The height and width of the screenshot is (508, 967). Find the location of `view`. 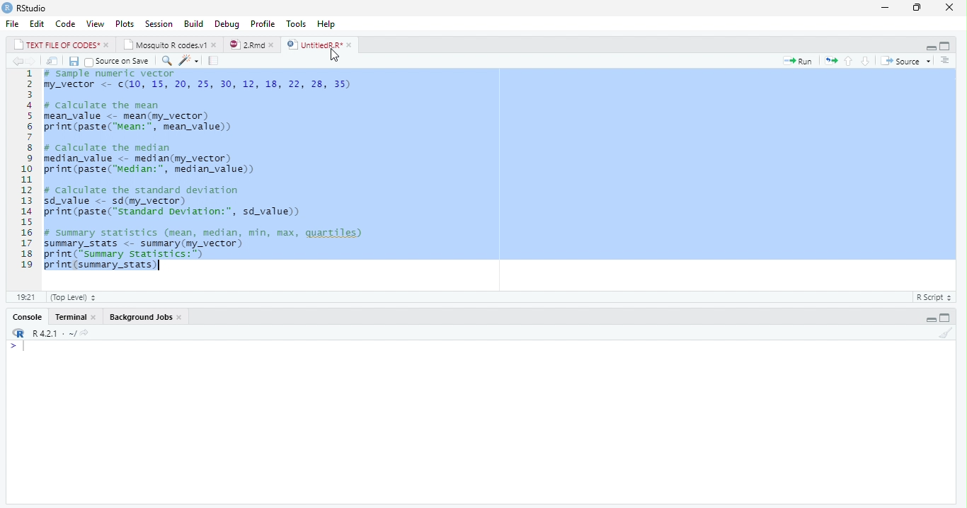

view is located at coordinates (96, 24).